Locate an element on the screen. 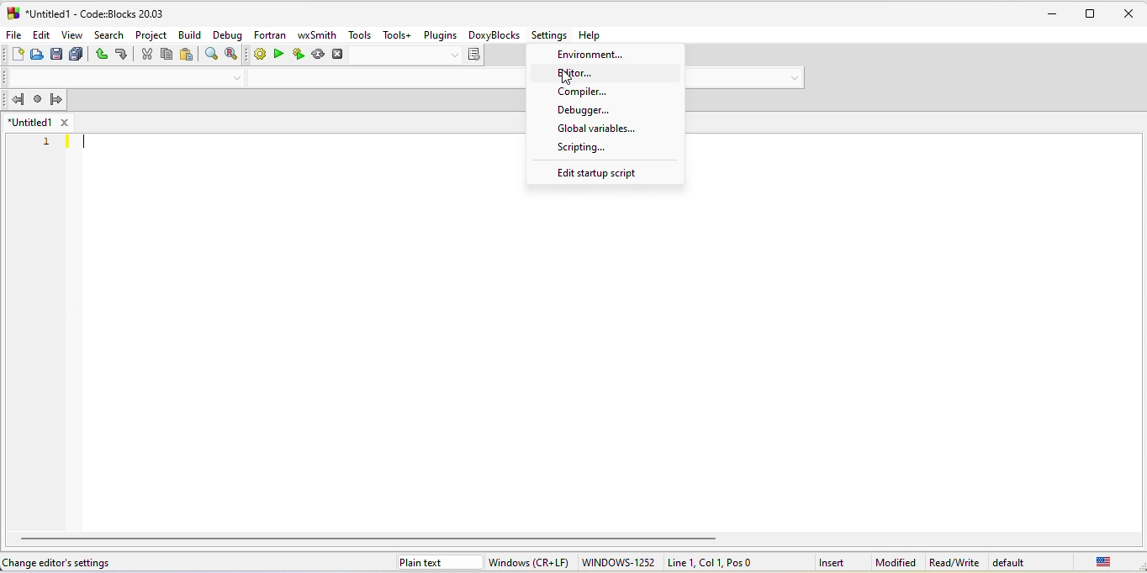 This screenshot has width=1147, height=573. united state is located at coordinates (1104, 561).